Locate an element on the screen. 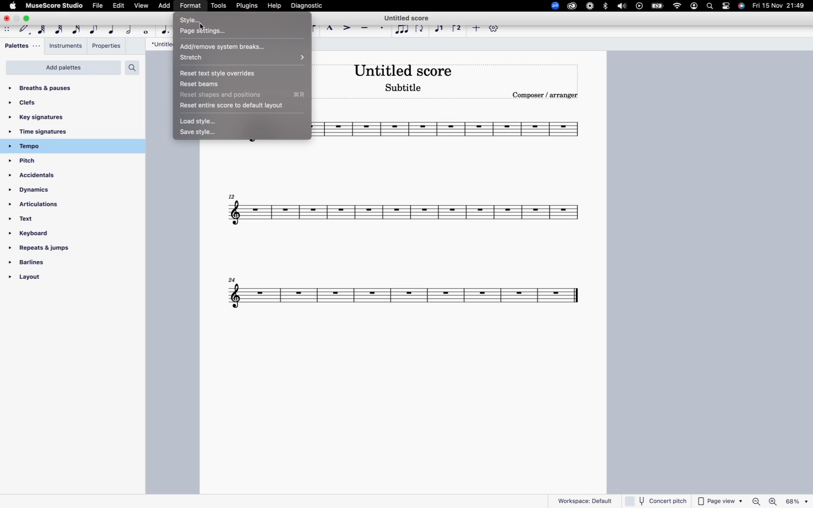 Image resolution: width=813 pixels, height=508 pixels. add/remove system breaks is located at coordinates (238, 45).